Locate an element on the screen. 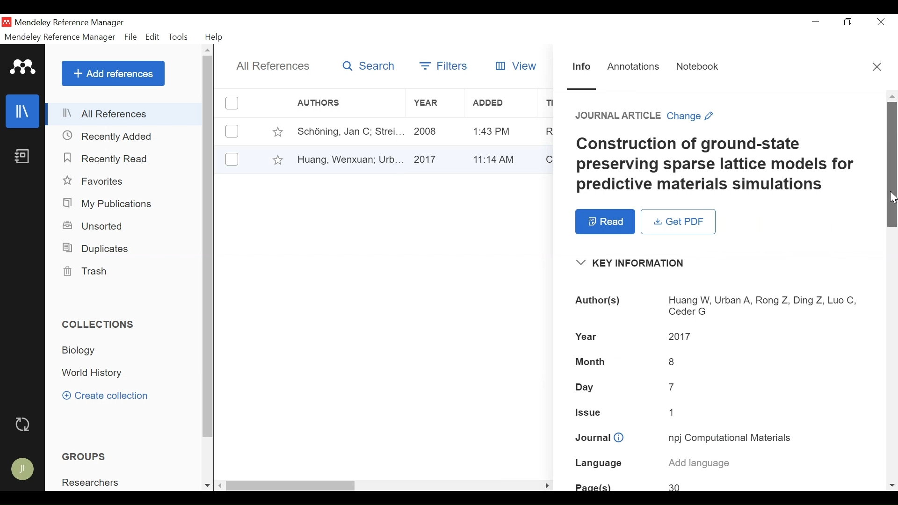 The height and width of the screenshot is (505, 898). Issue is located at coordinates (720, 413).